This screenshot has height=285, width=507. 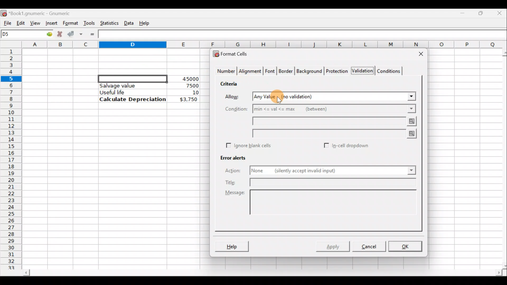 I want to click on View, so click(x=35, y=23).